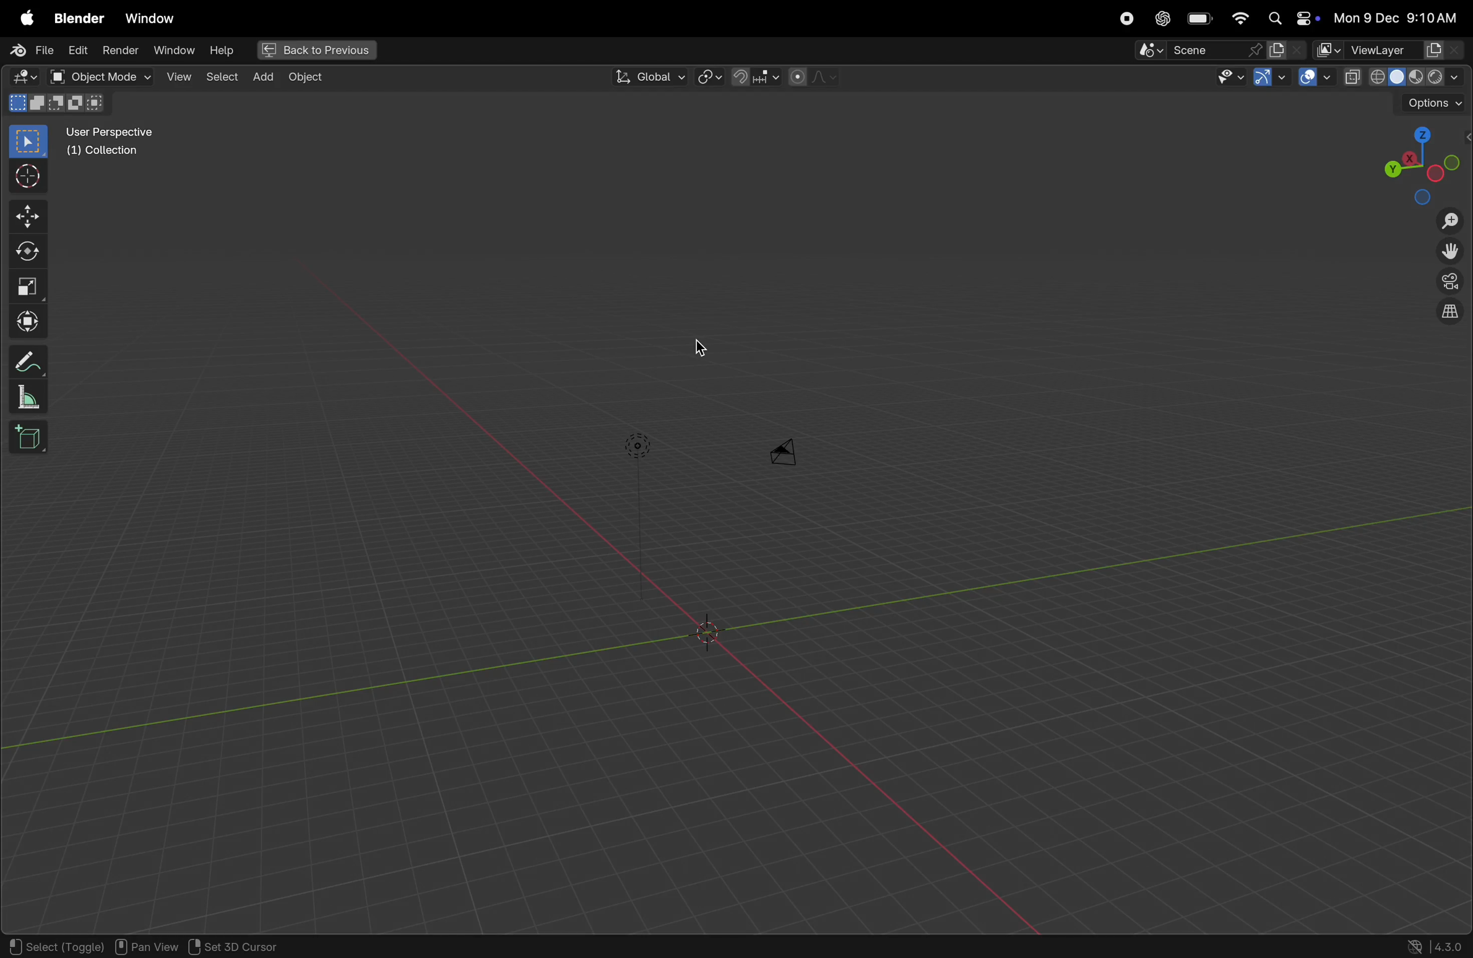  Describe the element at coordinates (710, 76) in the screenshot. I see `ransformpviot point` at that location.